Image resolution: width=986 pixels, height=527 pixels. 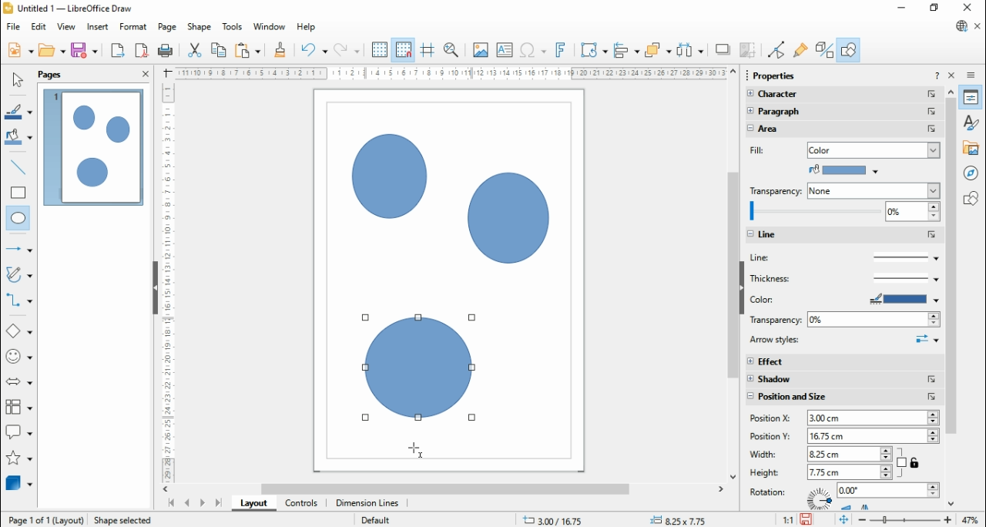 I want to click on arrow styles, so click(x=844, y=341).